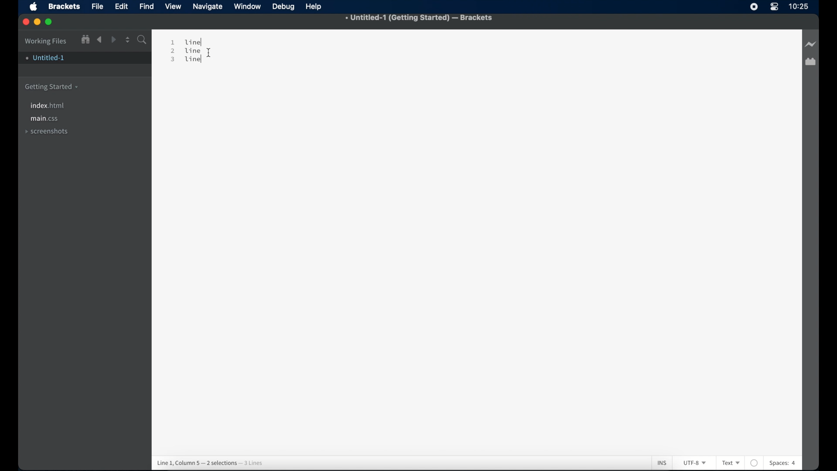  I want to click on debug, so click(284, 7).